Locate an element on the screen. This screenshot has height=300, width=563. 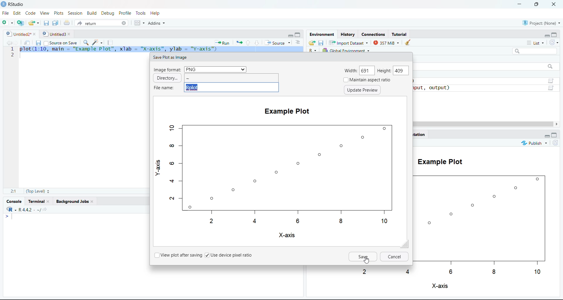
Minimize is located at coordinates (546, 35).